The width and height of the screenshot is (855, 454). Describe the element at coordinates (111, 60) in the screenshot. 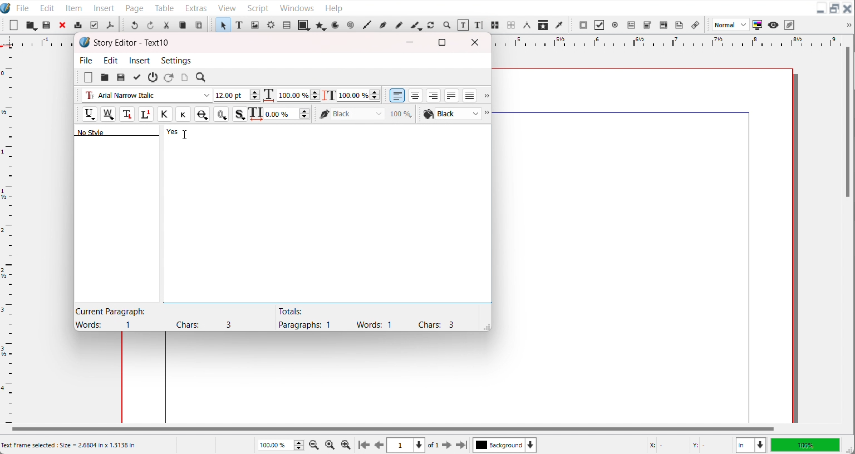

I see `Edit` at that location.